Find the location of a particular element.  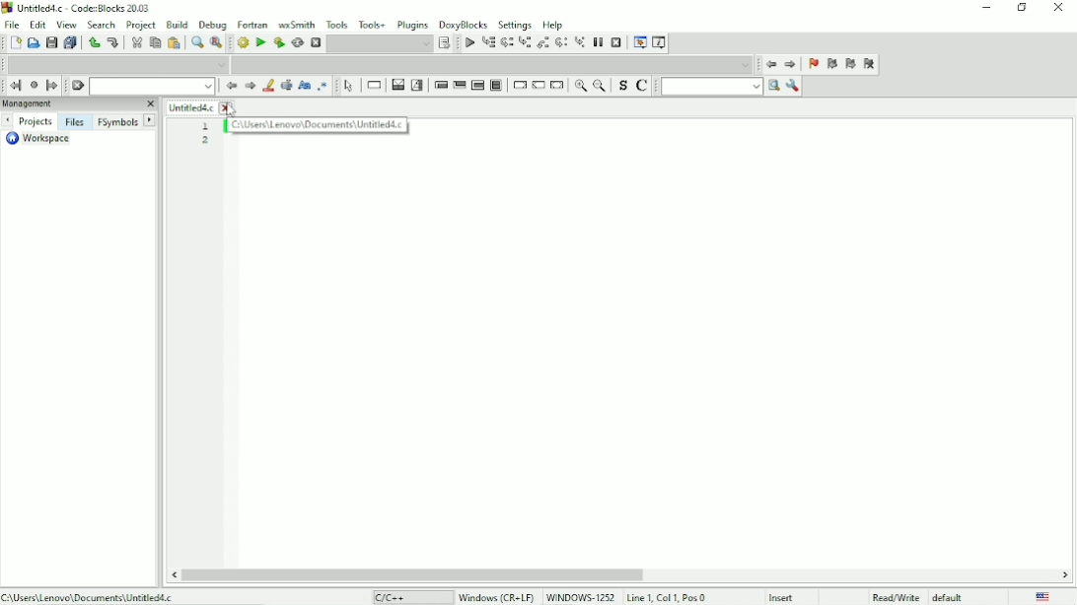

Selected text is located at coordinates (286, 86).